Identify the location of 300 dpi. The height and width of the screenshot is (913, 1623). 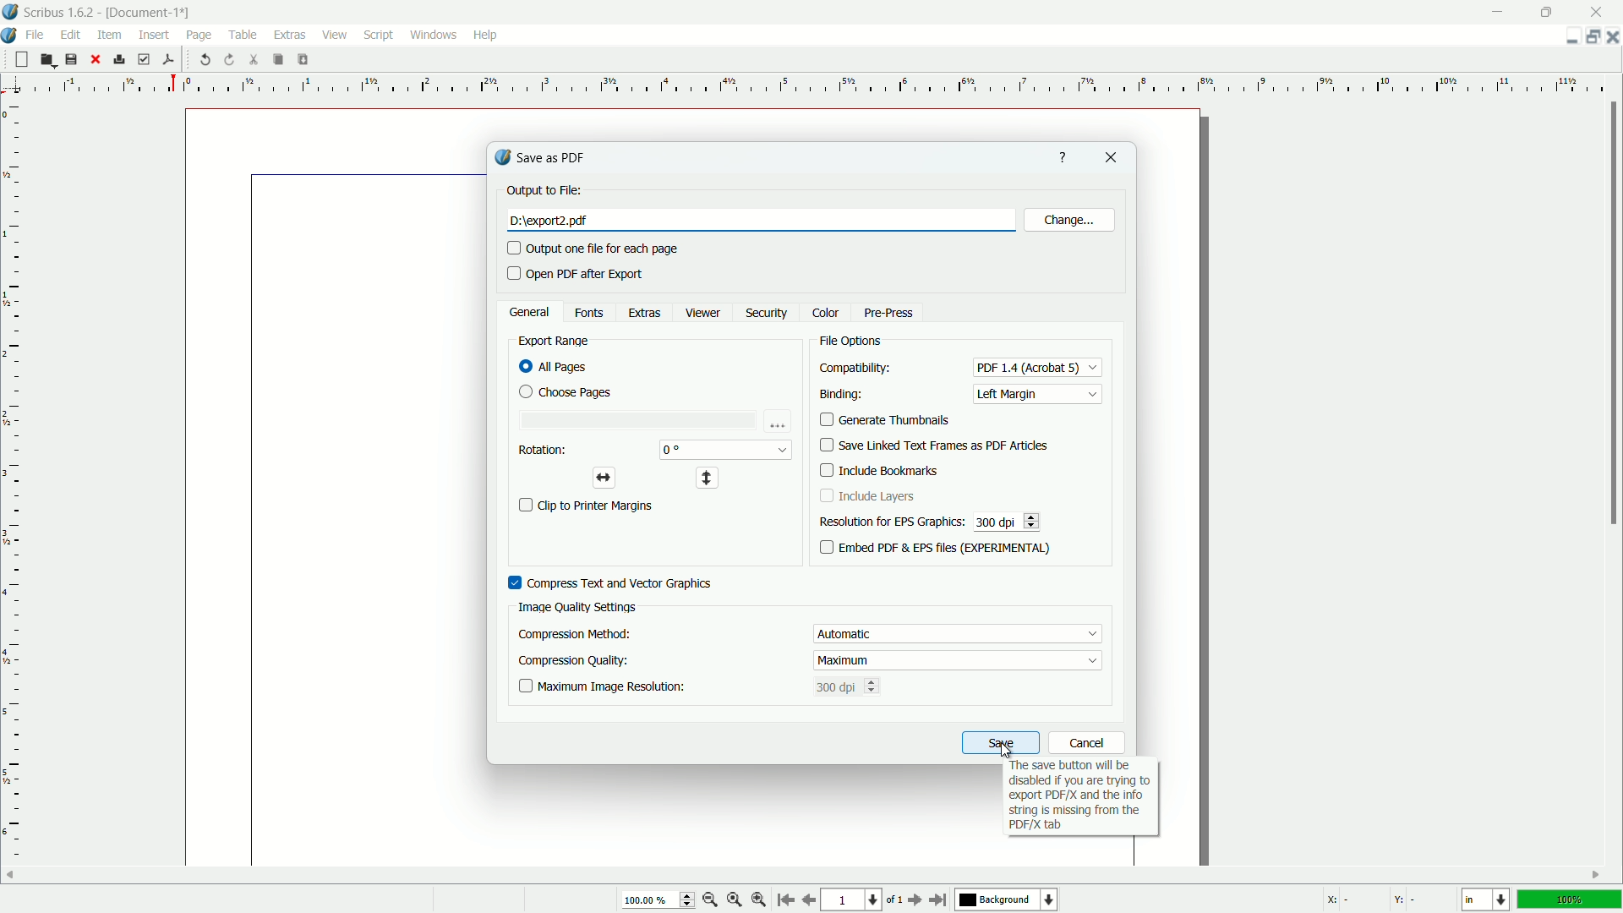
(997, 522).